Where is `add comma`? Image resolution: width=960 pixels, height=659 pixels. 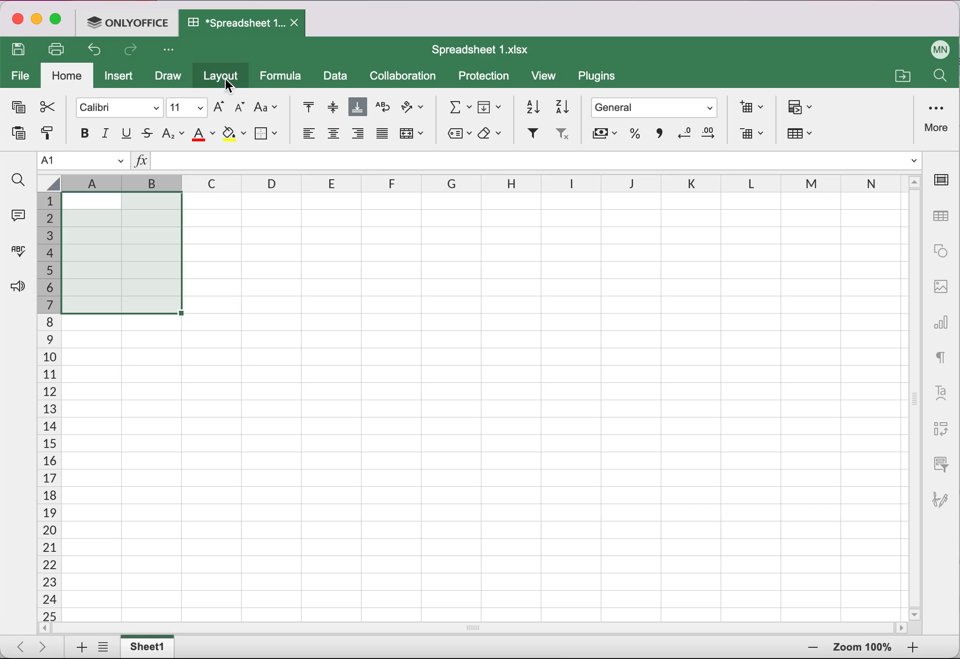
add comma is located at coordinates (657, 137).